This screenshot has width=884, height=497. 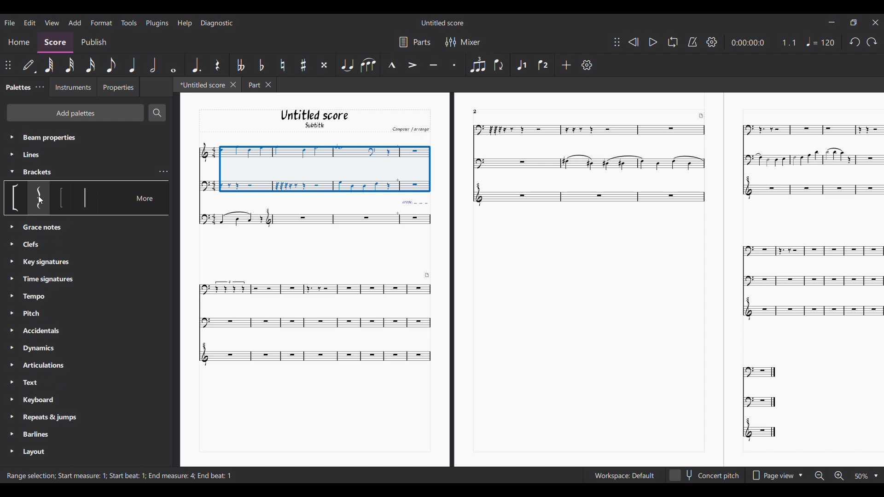 What do you see at coordinates (282, 65) in the screenshot?
I see `Toggle natural` at bounding box center [282, 65].